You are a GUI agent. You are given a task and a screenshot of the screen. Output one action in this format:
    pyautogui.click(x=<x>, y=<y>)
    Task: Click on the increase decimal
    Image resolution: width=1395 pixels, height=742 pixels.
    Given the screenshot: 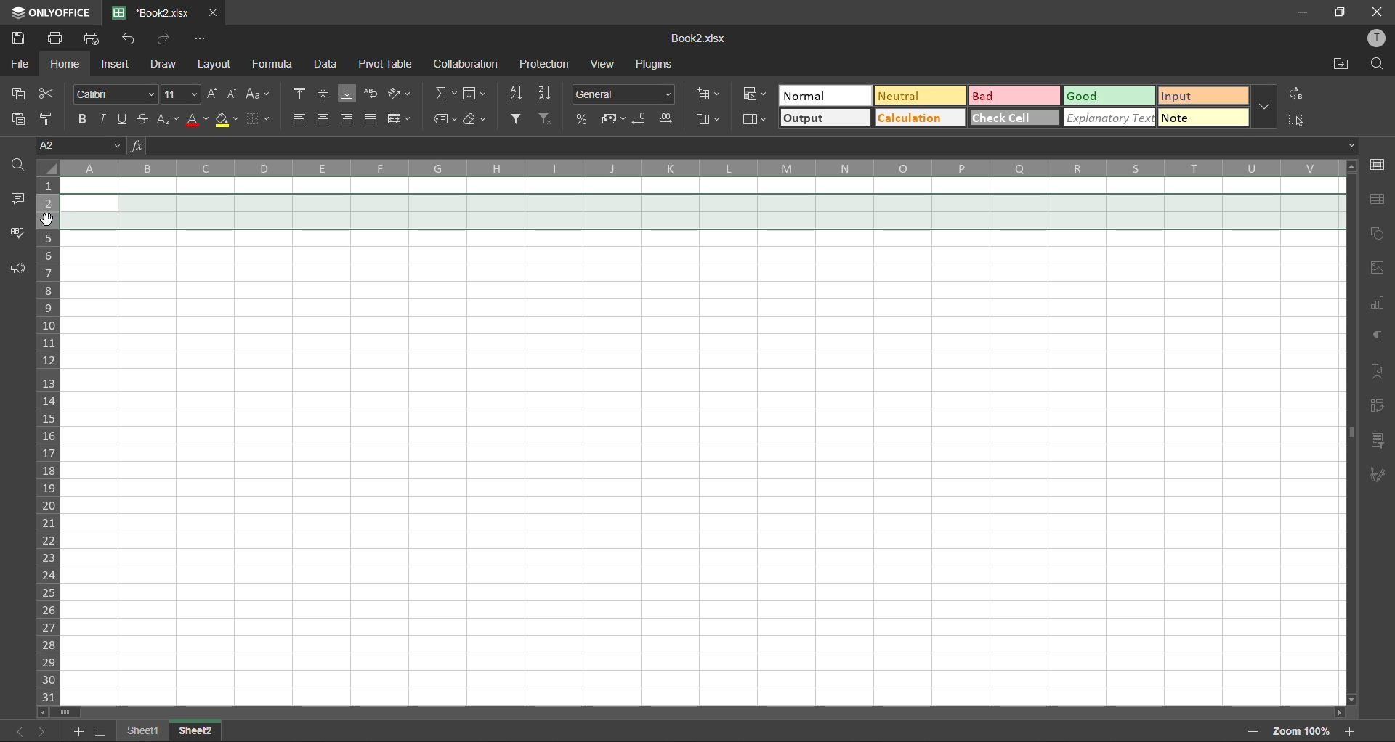 What is the action you would take?
    pyautogui.click(x=666, y=121)
    